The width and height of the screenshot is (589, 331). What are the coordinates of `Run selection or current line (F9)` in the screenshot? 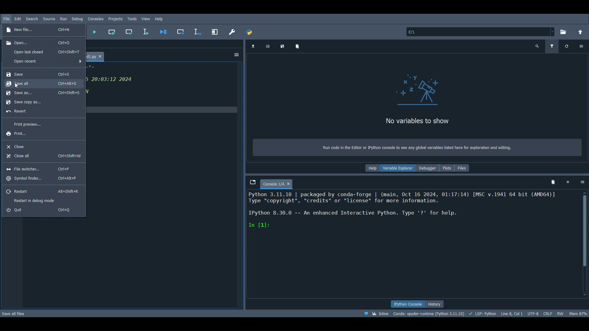 It's located at (148, 31).